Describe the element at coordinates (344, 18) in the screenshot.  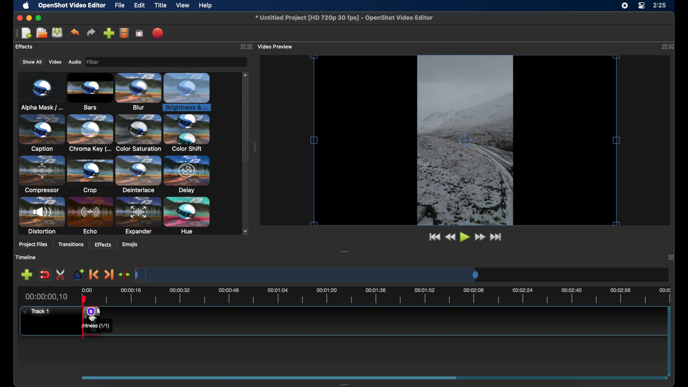
I see `file name` at that location.